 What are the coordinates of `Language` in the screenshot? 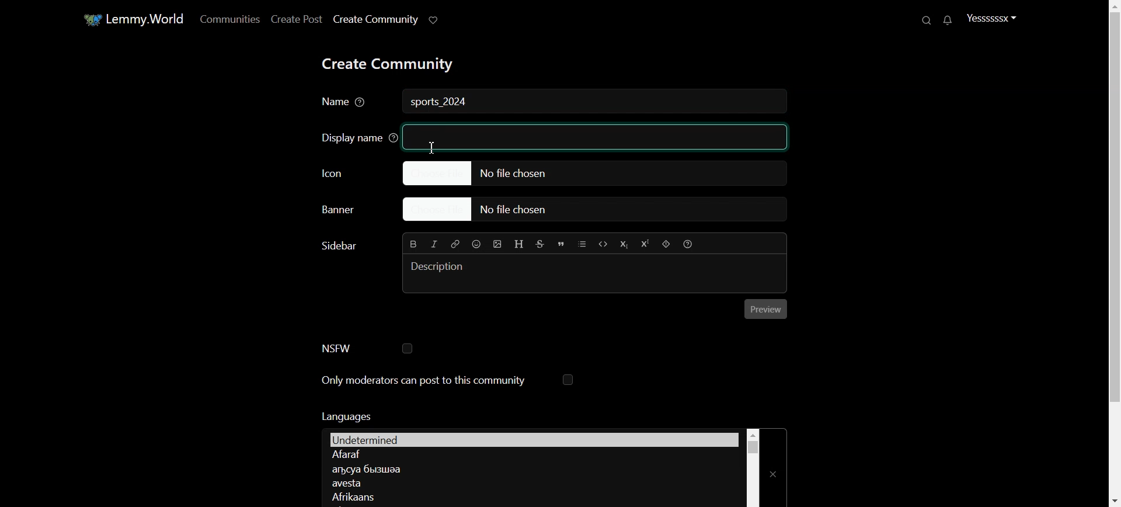 It's located at (532, 483).